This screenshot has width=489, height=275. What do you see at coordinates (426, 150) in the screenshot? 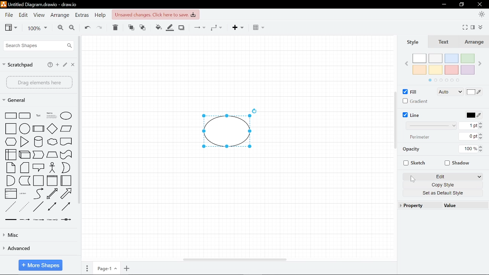
I see `Opacity` at bounding box center [426, 150].